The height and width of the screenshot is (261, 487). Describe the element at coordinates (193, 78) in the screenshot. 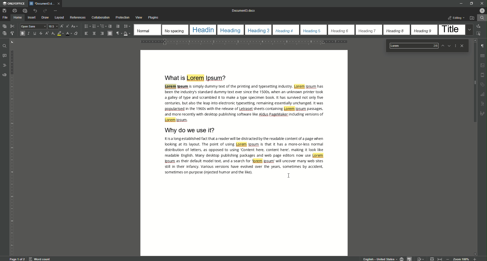

I see `What is Lorem Ipsum?` at that location.